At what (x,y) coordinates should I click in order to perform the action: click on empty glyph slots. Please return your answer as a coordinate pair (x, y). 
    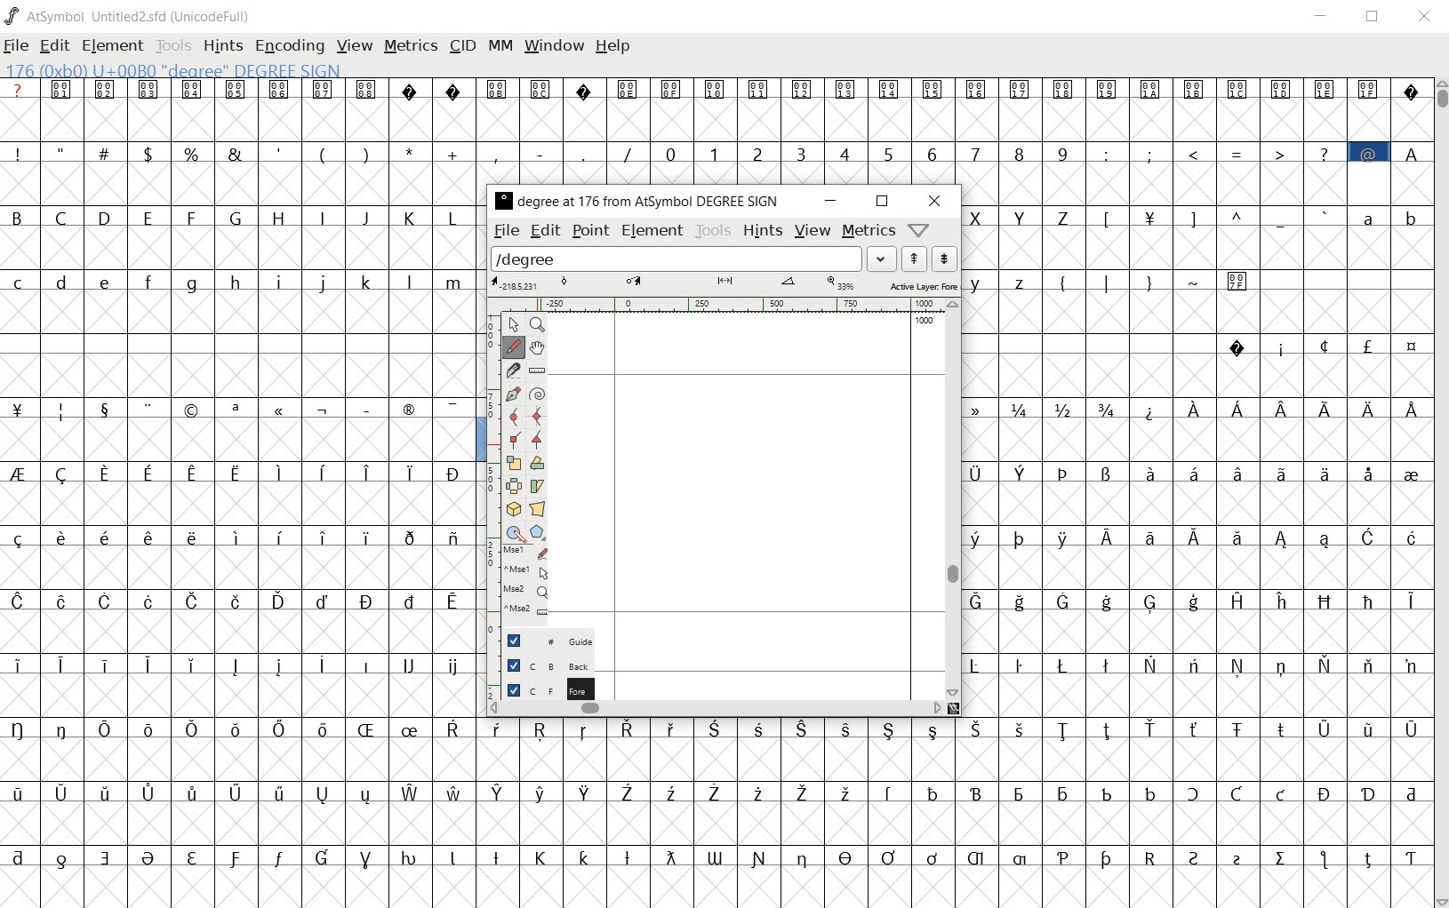
    Looking at the image, I should click on (243, 568).